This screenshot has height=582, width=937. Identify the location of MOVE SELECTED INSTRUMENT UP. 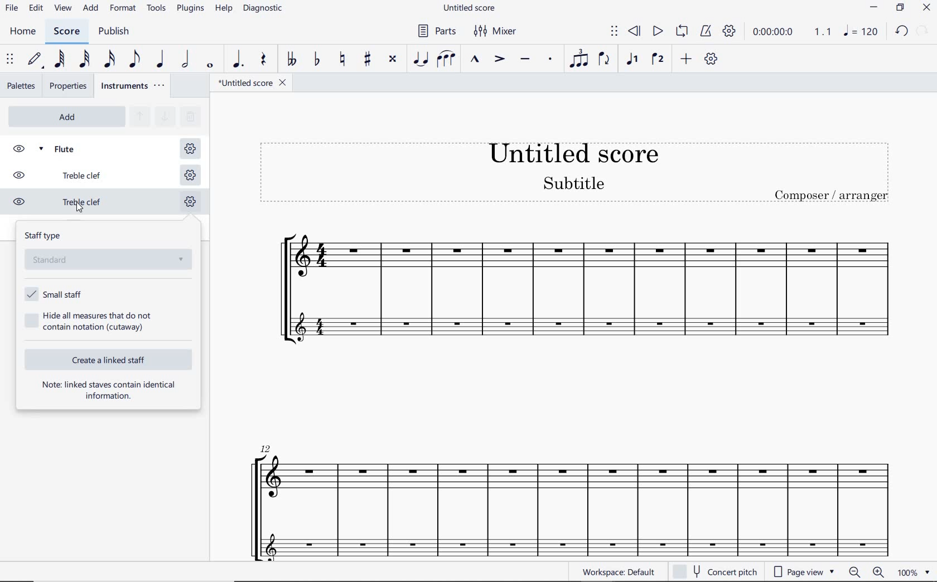
(139, 117).